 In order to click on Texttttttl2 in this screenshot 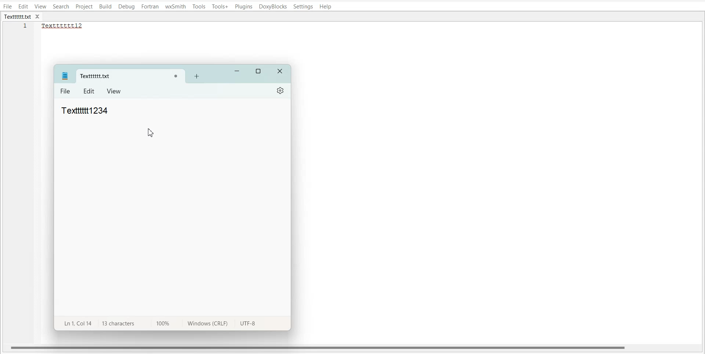, I will do `click(66, 26)`.